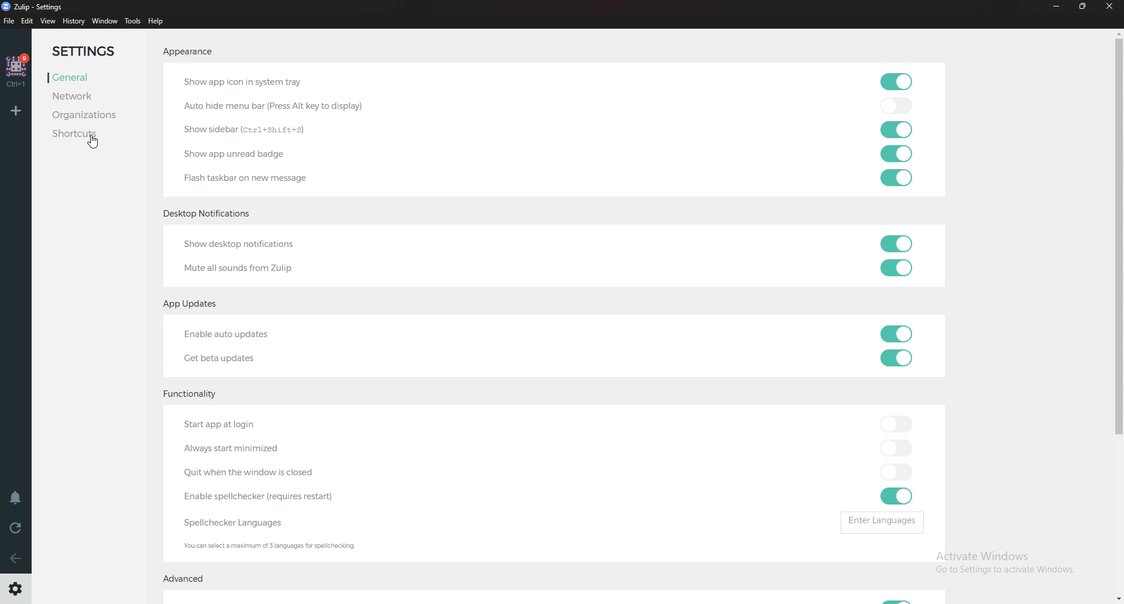 Image resolution: width=1124 pixels, height=604 pixels. Describe the element at coordinates (896, 359) in the screenshot. I see `toggle` at that location.